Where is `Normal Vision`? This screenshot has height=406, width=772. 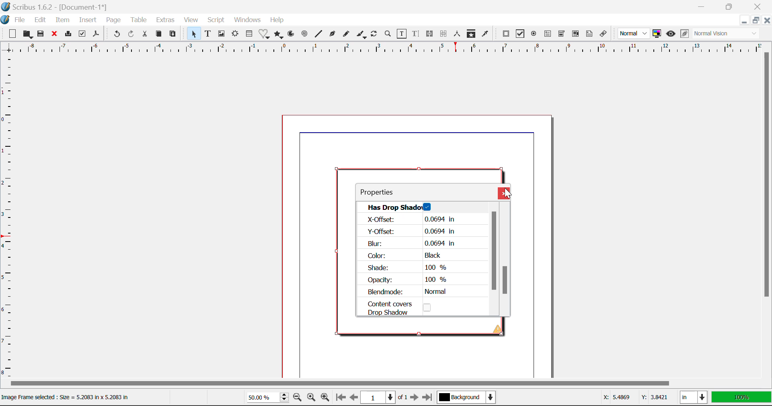
Normal Vision is located at coordinates (726, 33).